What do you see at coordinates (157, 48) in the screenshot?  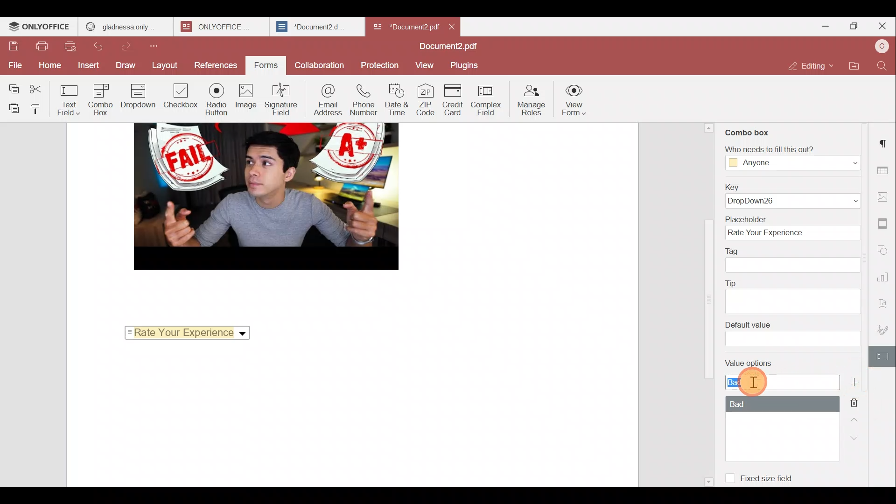 I see `Customize quick access toolbar` at bounding box center [157, 48].